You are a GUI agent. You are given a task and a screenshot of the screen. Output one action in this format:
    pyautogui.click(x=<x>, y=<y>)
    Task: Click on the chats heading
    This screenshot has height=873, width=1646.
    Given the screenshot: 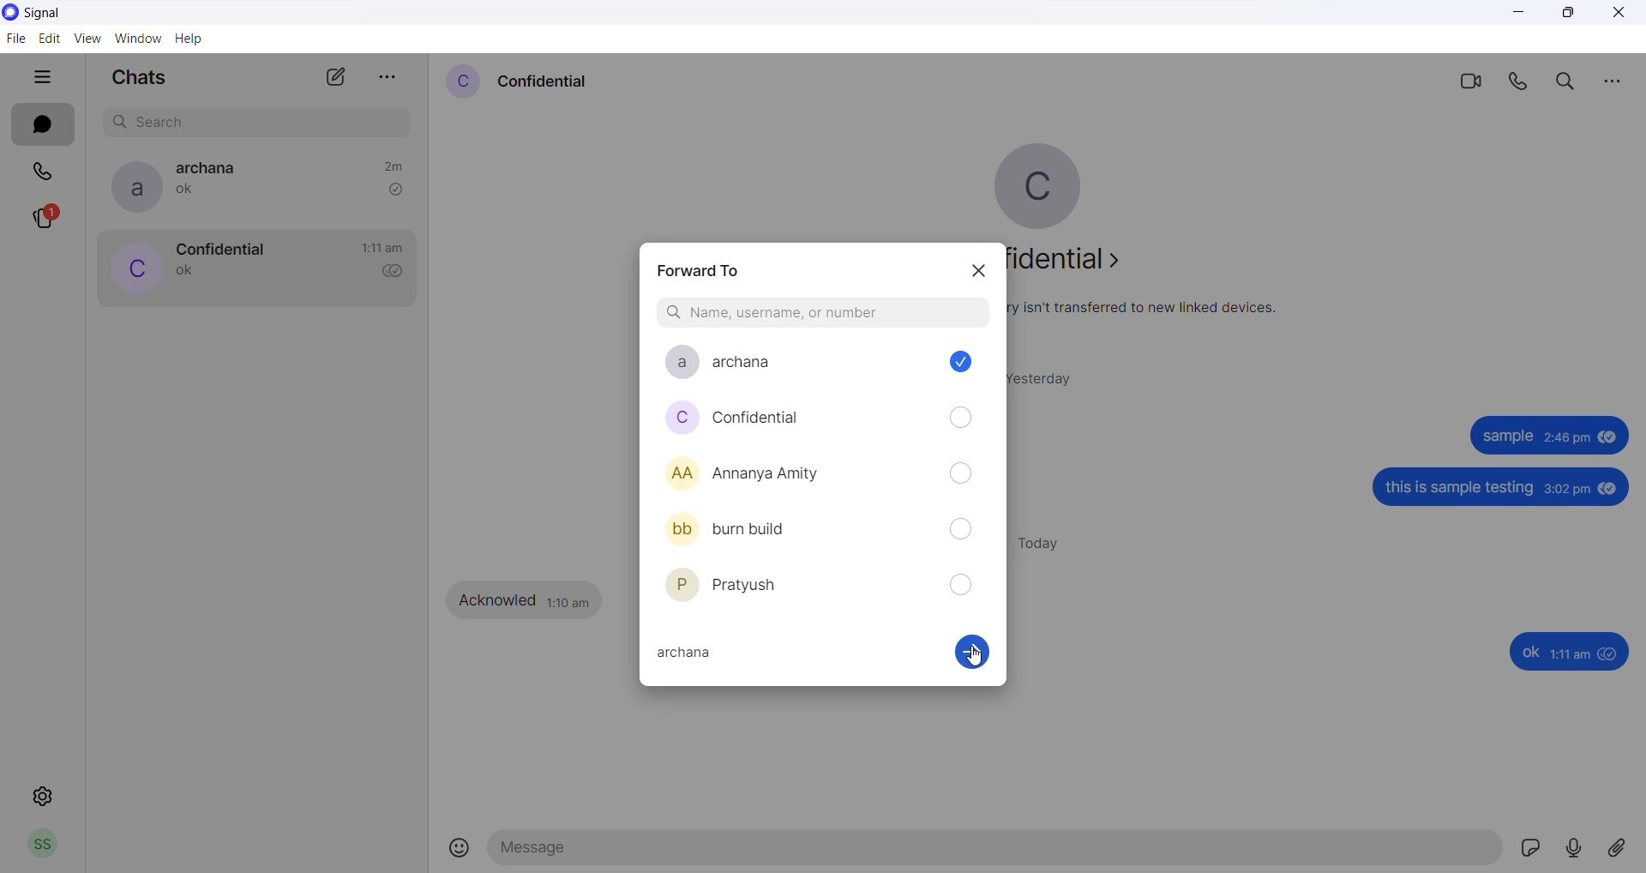 What is the action you would take?
    pyautogui.click(x=138, y=81)
    